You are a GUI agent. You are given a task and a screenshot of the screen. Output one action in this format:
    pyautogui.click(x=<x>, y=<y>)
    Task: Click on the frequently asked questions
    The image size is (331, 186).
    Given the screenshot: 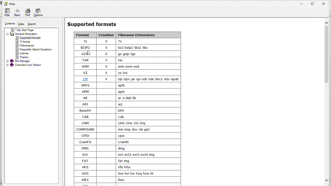 What is the action you would take?
    pyautogui.click(x=35, y=50)
    